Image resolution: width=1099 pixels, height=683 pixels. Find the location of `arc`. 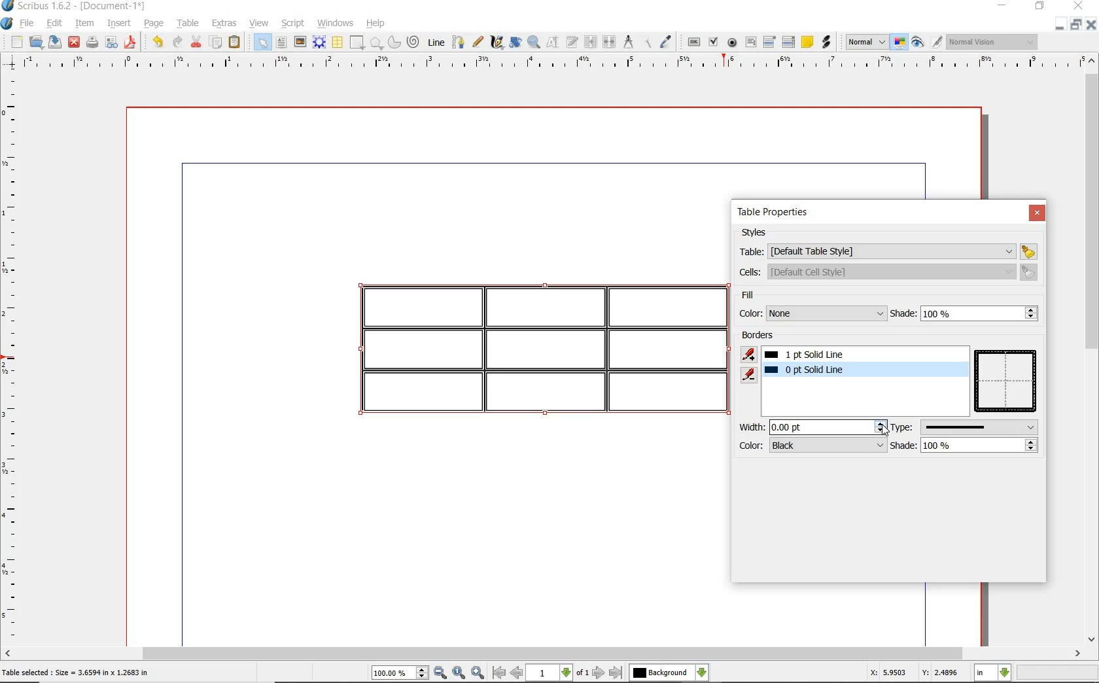

arc is located at coordinates (395, 43).